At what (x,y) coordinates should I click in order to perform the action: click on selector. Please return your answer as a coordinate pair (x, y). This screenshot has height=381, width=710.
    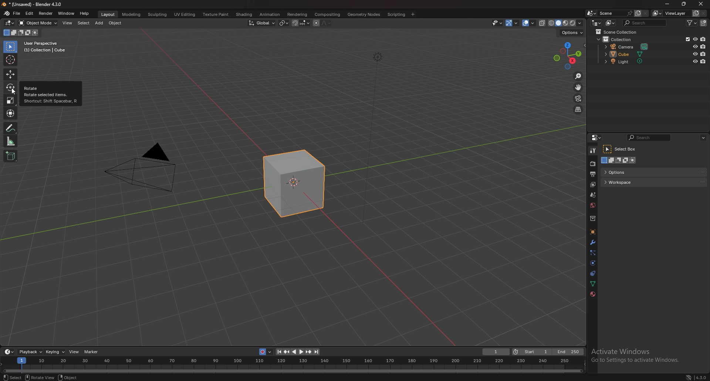
    Looking at the image, I should click on (10, 47).